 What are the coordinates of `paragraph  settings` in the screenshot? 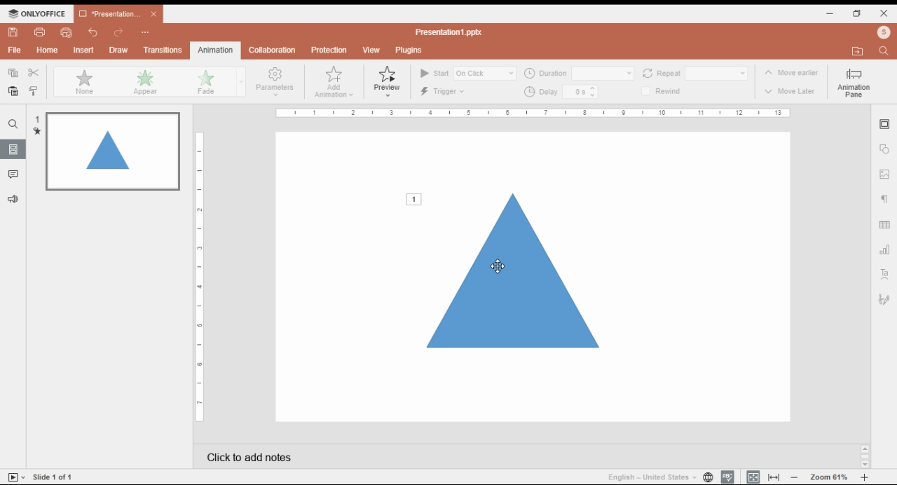 It's located at (885, 198).